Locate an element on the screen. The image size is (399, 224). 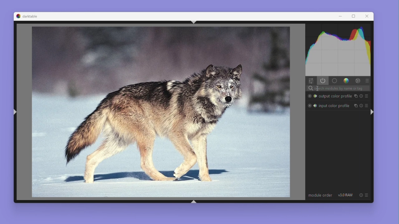
Waveform is located at coordinates (339, 51).